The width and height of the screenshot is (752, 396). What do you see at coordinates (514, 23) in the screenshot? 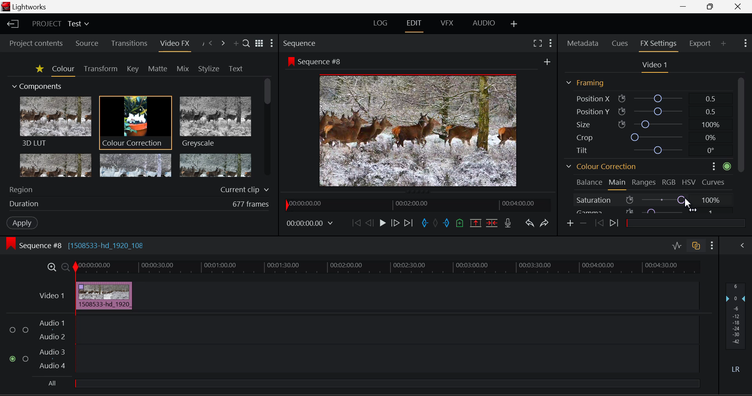
I see `Add Layout` at bounding box center [514, 23].